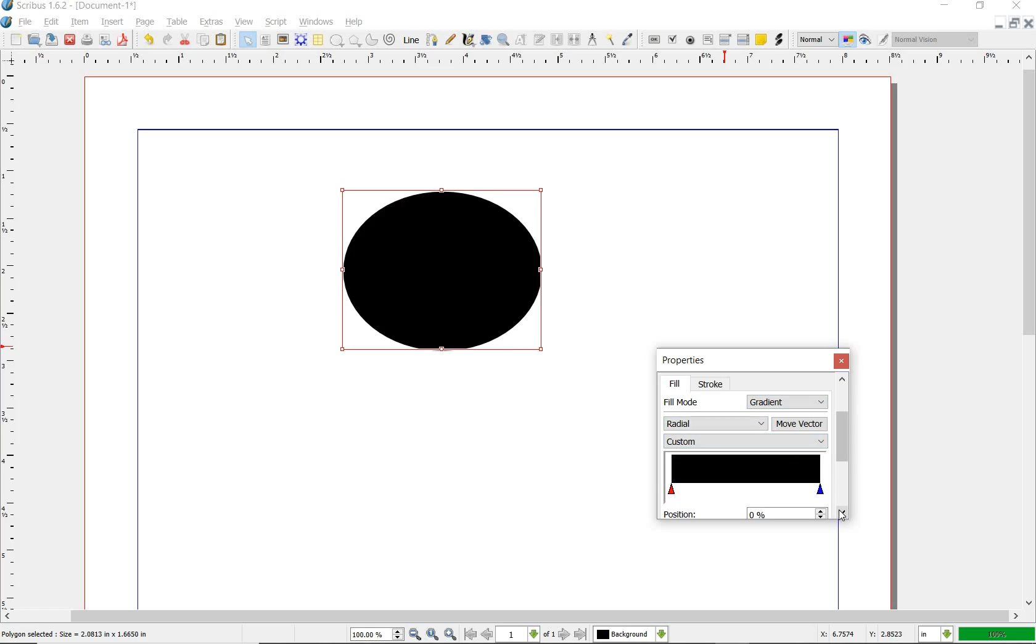 Image resolution: width=1036 pixels, height=644 pixels. What do you see at coordinates (841, 515) in the screenshot?
I see `cursor` at bounding box center [841, 515].